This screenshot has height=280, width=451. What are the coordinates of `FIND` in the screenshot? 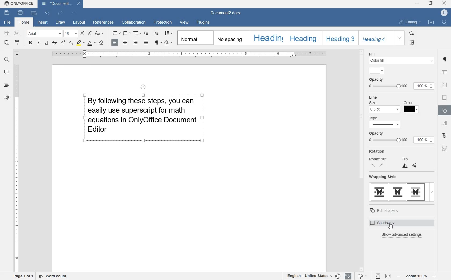 It's located at (445, 23).